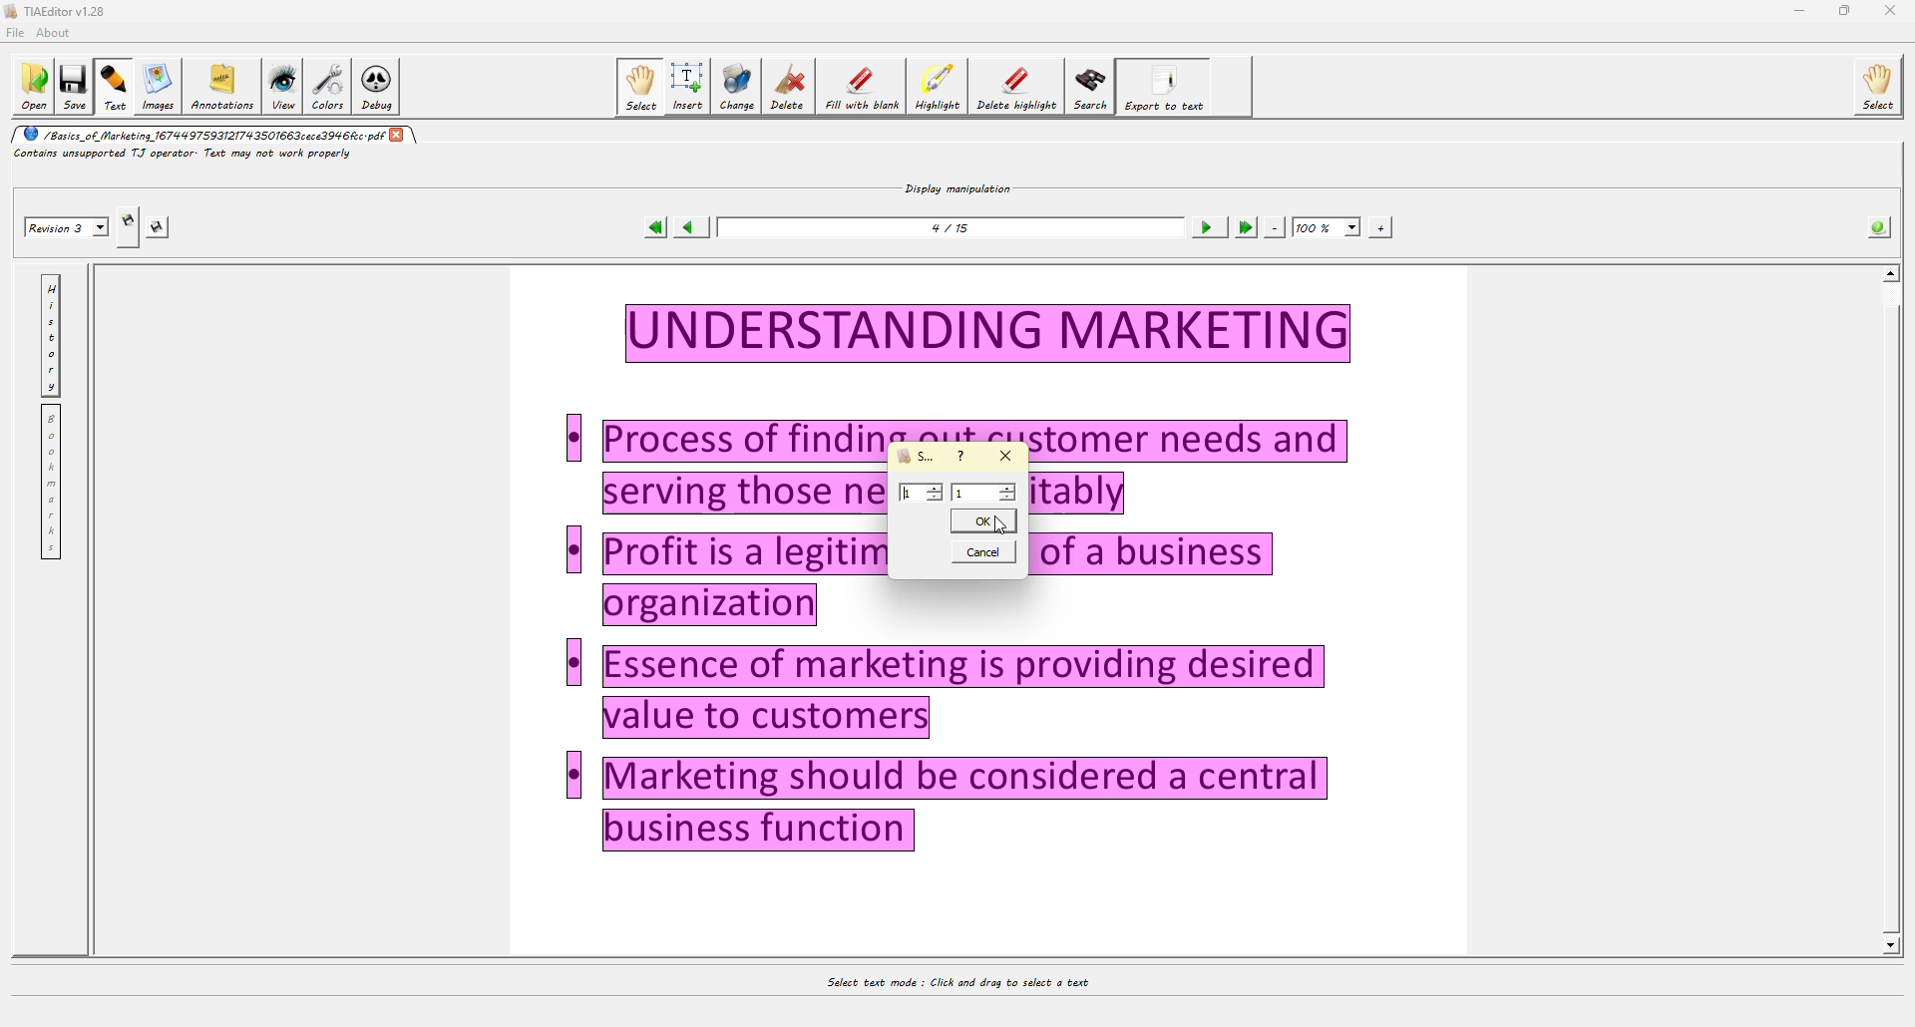  Describe the element at coordinates (954, 231) in the screenshot. I see `page number` at that location.